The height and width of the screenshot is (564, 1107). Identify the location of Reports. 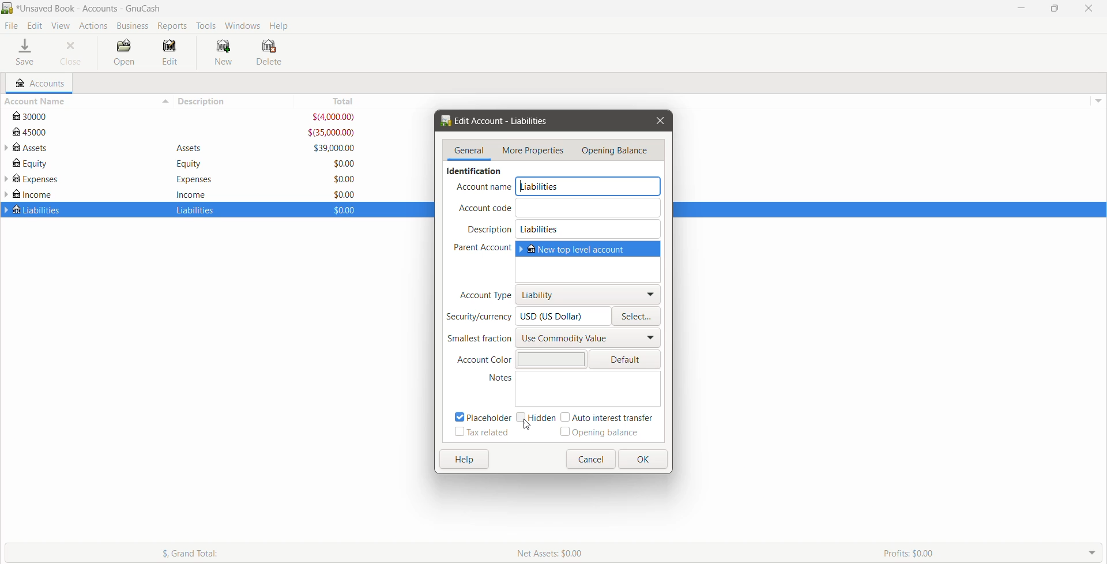
(174, 26).